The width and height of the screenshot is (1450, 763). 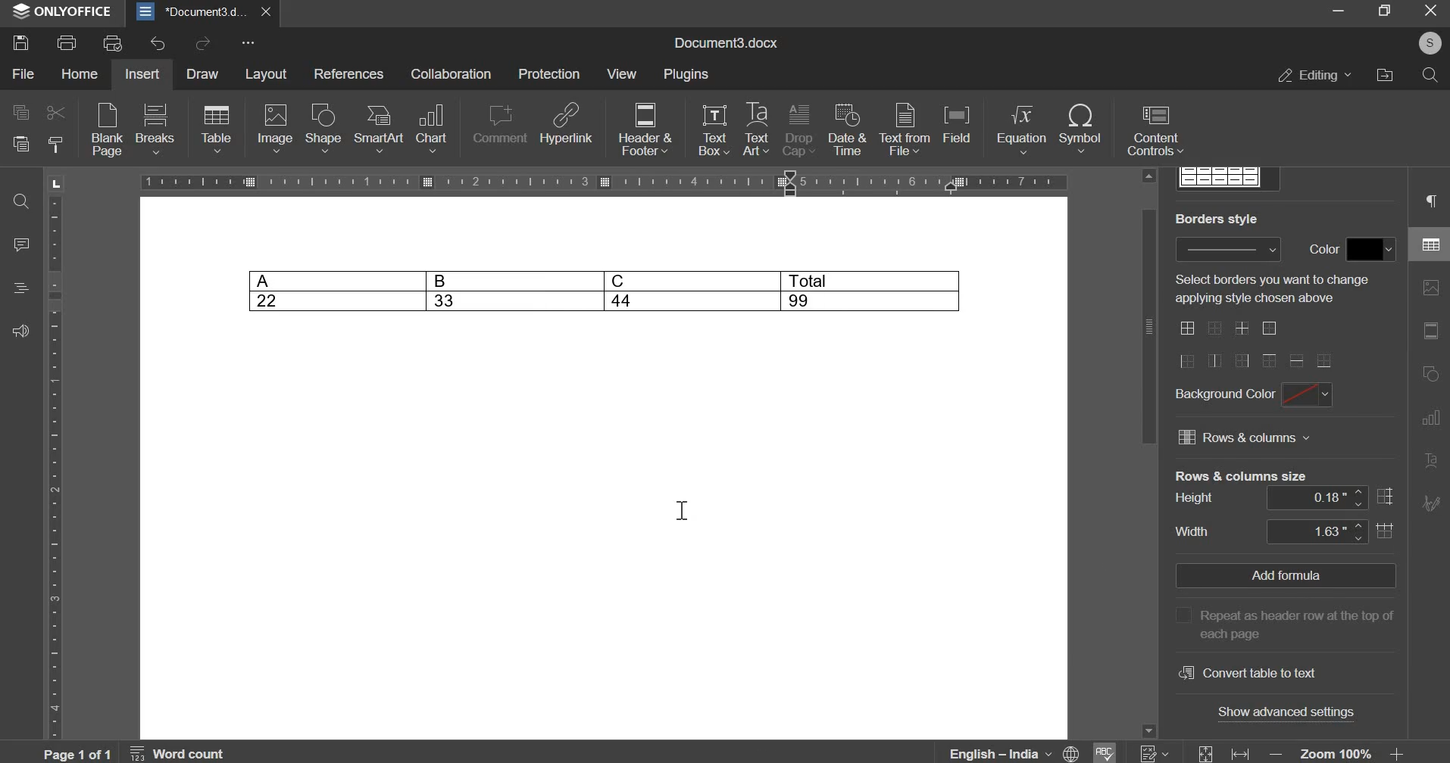 What do you see at coordinates (1321, 249) in the screenshot?
I see `Color` at bounding box center [1321, 249].